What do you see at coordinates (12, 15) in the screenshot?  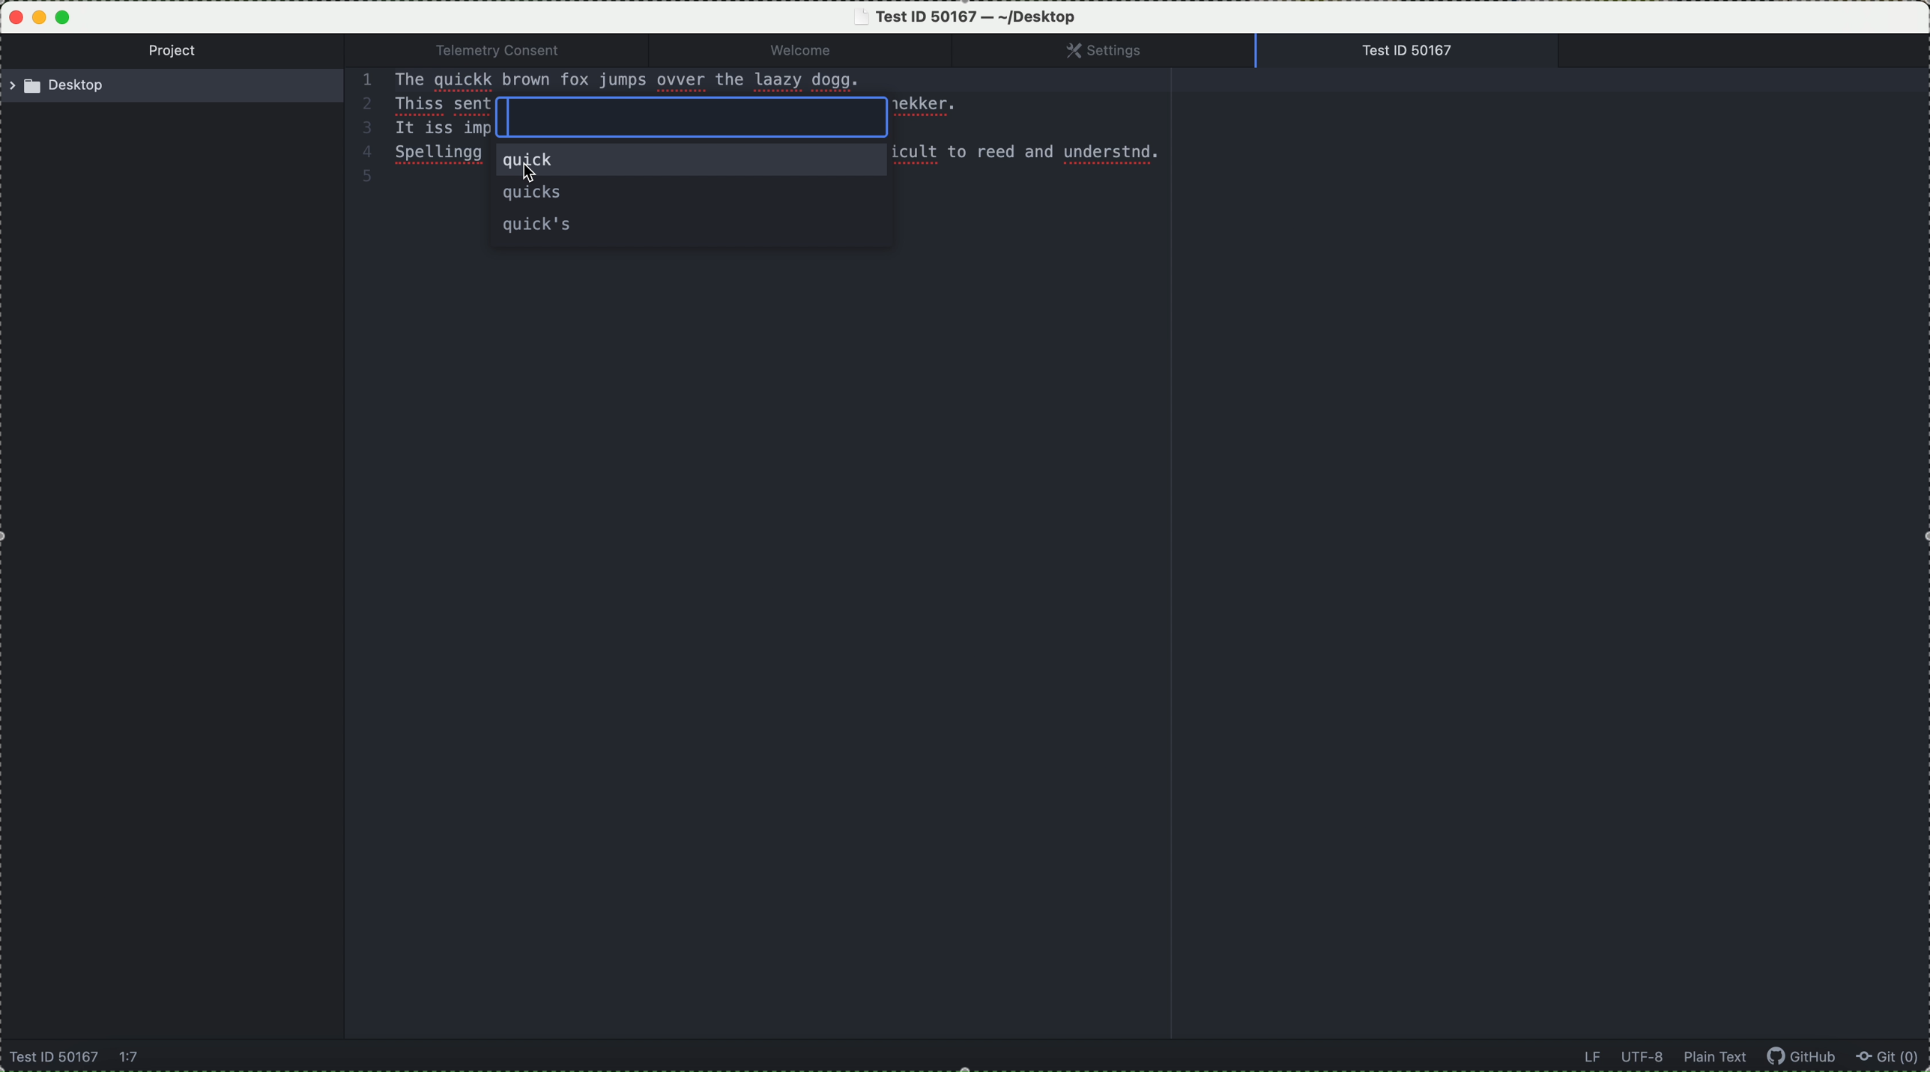 I see `close program` at bounding box center [12, 15].